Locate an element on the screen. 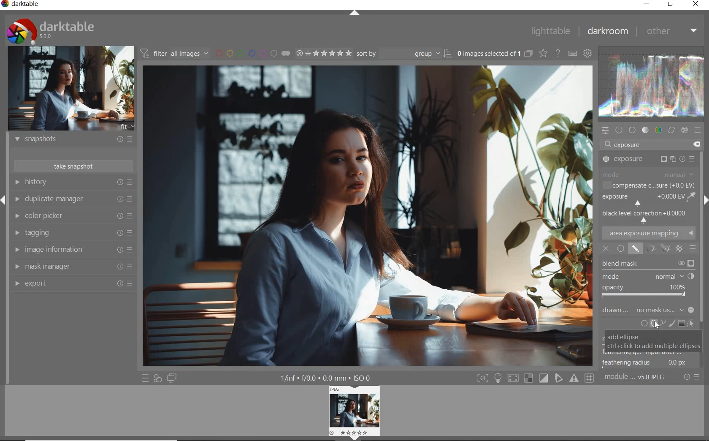 The image size is (709, 441). ADD PATH is located at coordinates (661, 324).